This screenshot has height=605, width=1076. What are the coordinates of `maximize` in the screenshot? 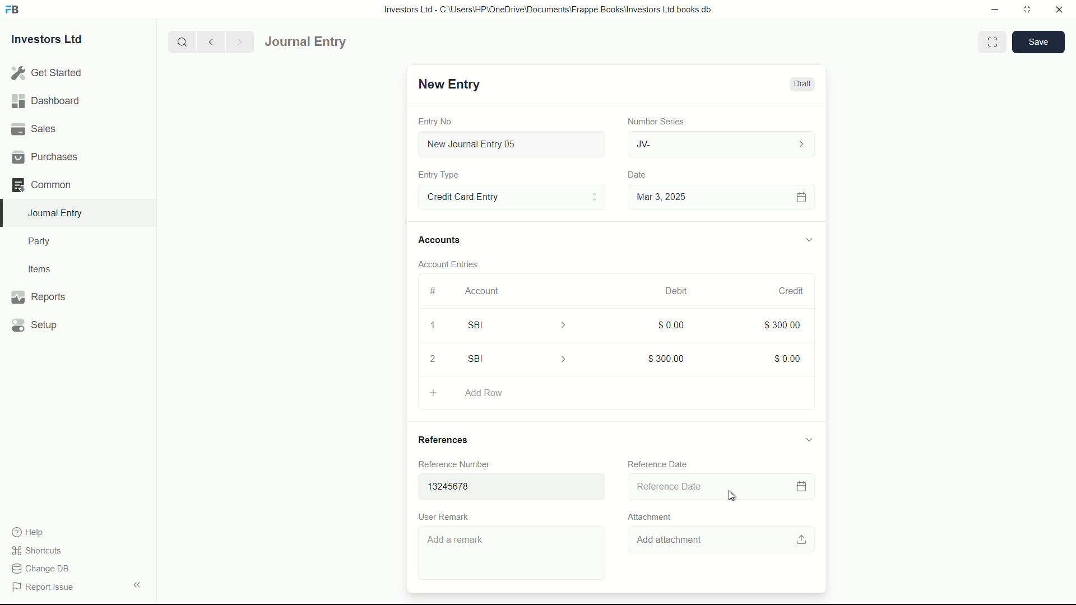 It's located at (1027, 8).